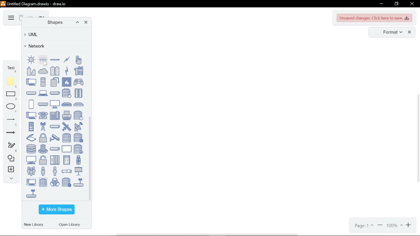 The width and height of the screenshot is (420, 236). I want to click on vertical scroll bar, so click(417, 139).